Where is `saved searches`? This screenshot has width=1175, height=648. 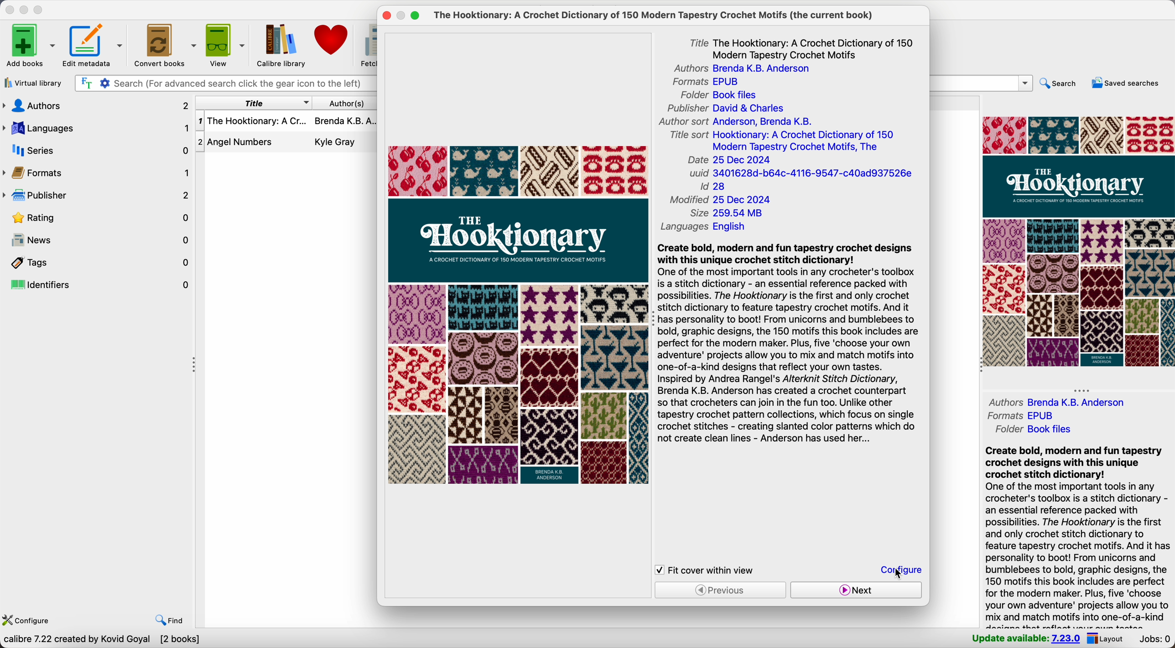 saved searches is located at coordinates (1128, 83).